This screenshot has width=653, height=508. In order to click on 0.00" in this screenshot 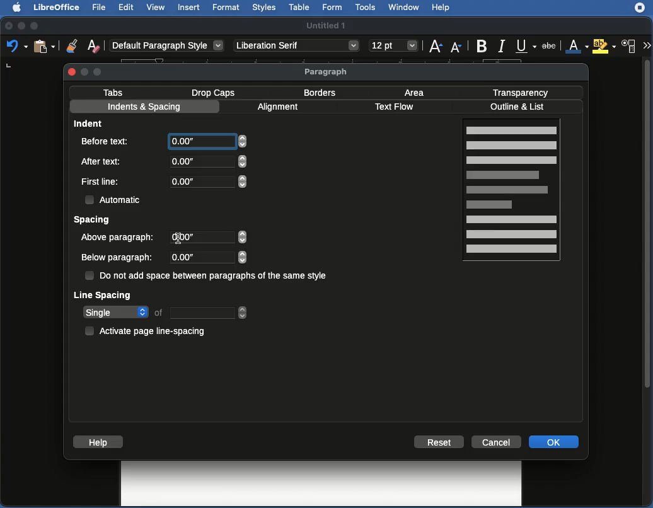, I will do `click(209, 144)`.